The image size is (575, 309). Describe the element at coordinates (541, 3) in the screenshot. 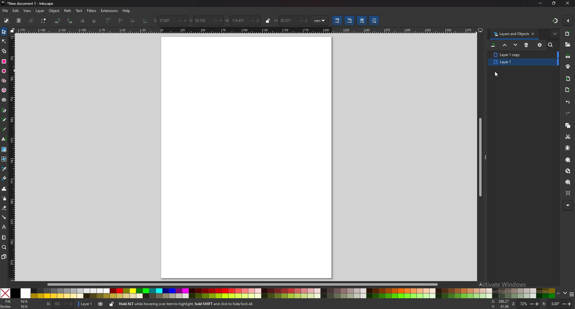

I see `minimize` at that location.